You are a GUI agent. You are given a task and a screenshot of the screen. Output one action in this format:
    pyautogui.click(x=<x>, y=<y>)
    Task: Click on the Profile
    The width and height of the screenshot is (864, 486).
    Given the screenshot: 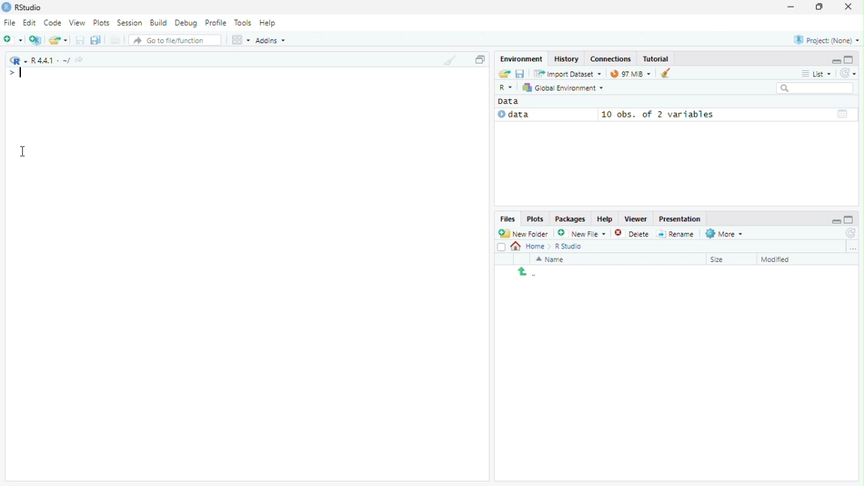 What is the action you would take?
    pyautogui.click(x=218, y=23)
    